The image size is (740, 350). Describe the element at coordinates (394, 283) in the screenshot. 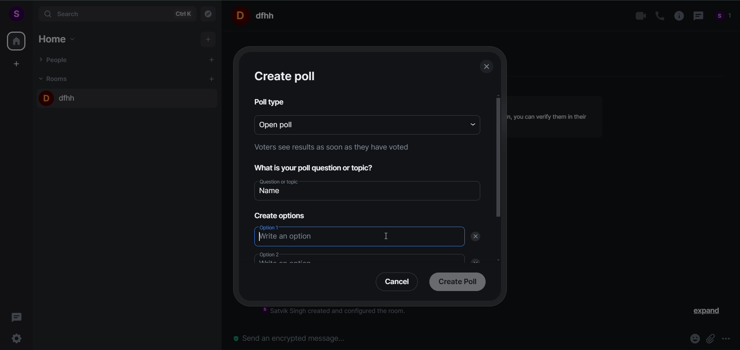

I see `cancel` at that location.